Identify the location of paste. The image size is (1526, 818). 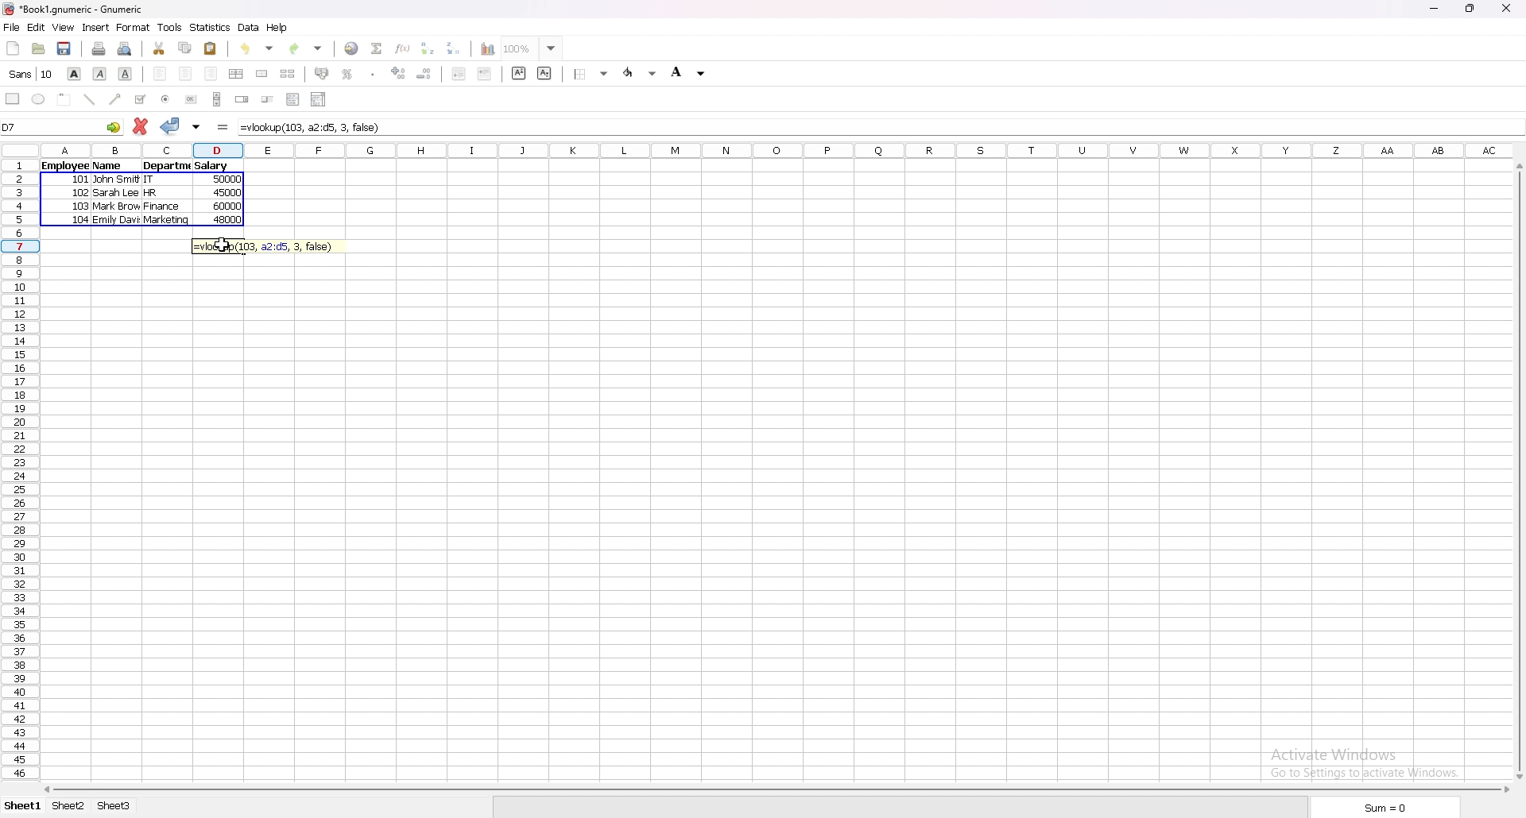
(211, 48).